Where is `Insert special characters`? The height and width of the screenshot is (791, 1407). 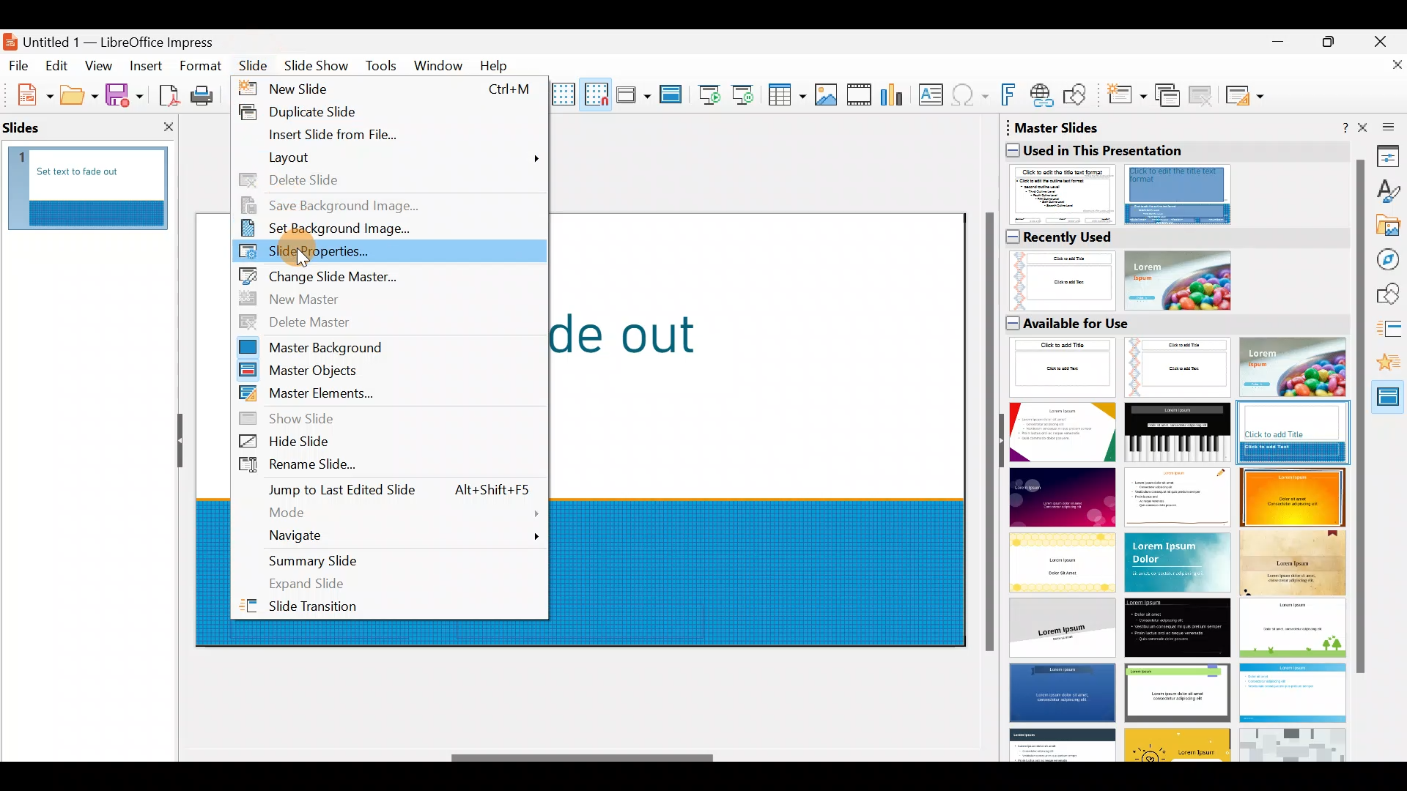
Insert special characters is located at coordinates (972, 97).